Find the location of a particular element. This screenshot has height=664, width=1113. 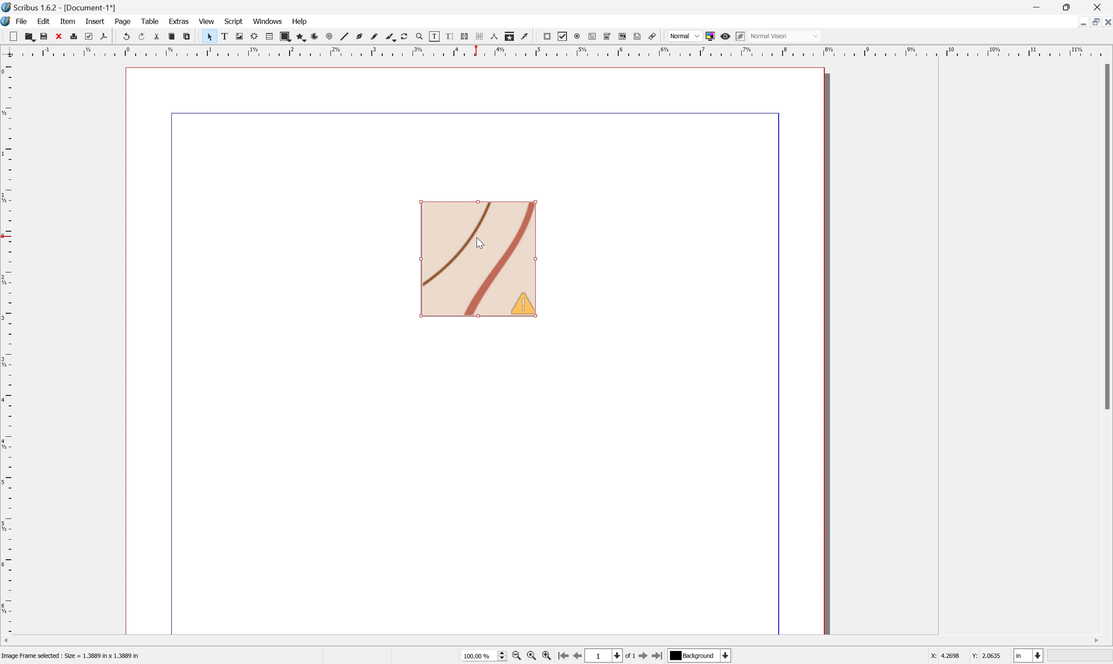

Save is located at coordinates (47, 36).